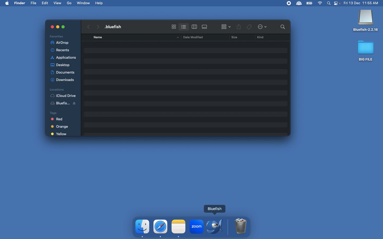 The image size is (383, 239). I want to click on Notification, so click(338, 4).